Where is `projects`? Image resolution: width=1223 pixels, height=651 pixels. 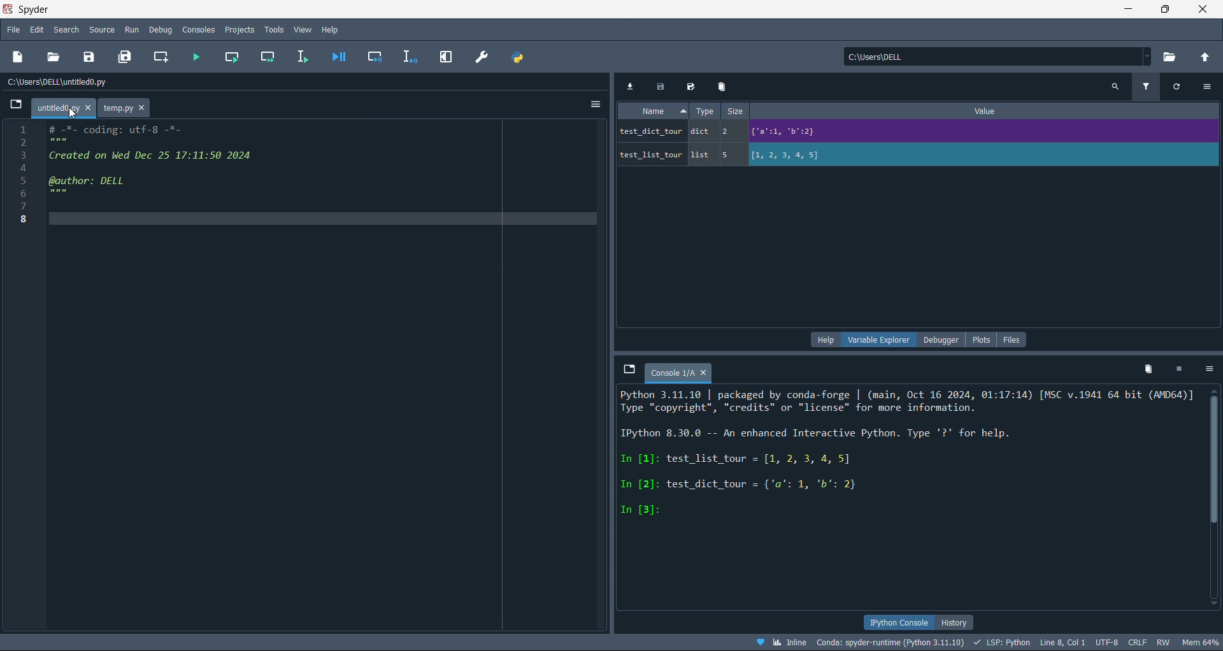
projects is located at coordinates (240, 29).